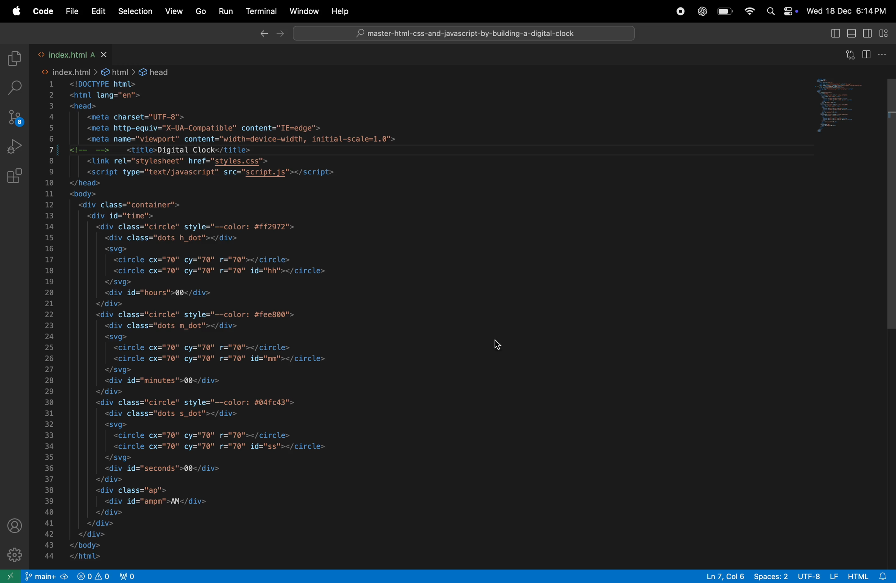  What do you see at coordinates (721, 575) in the screenshot?
I see `ln col 7 and 1` at bounding box center [721, 575].